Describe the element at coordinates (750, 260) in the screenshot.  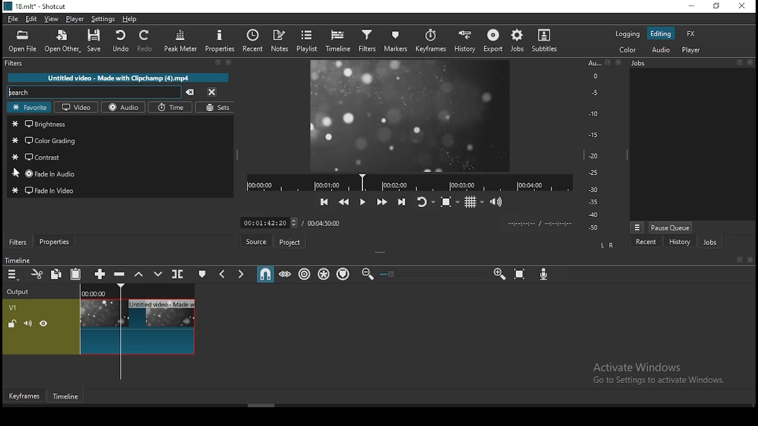
I see `Close` at that location.